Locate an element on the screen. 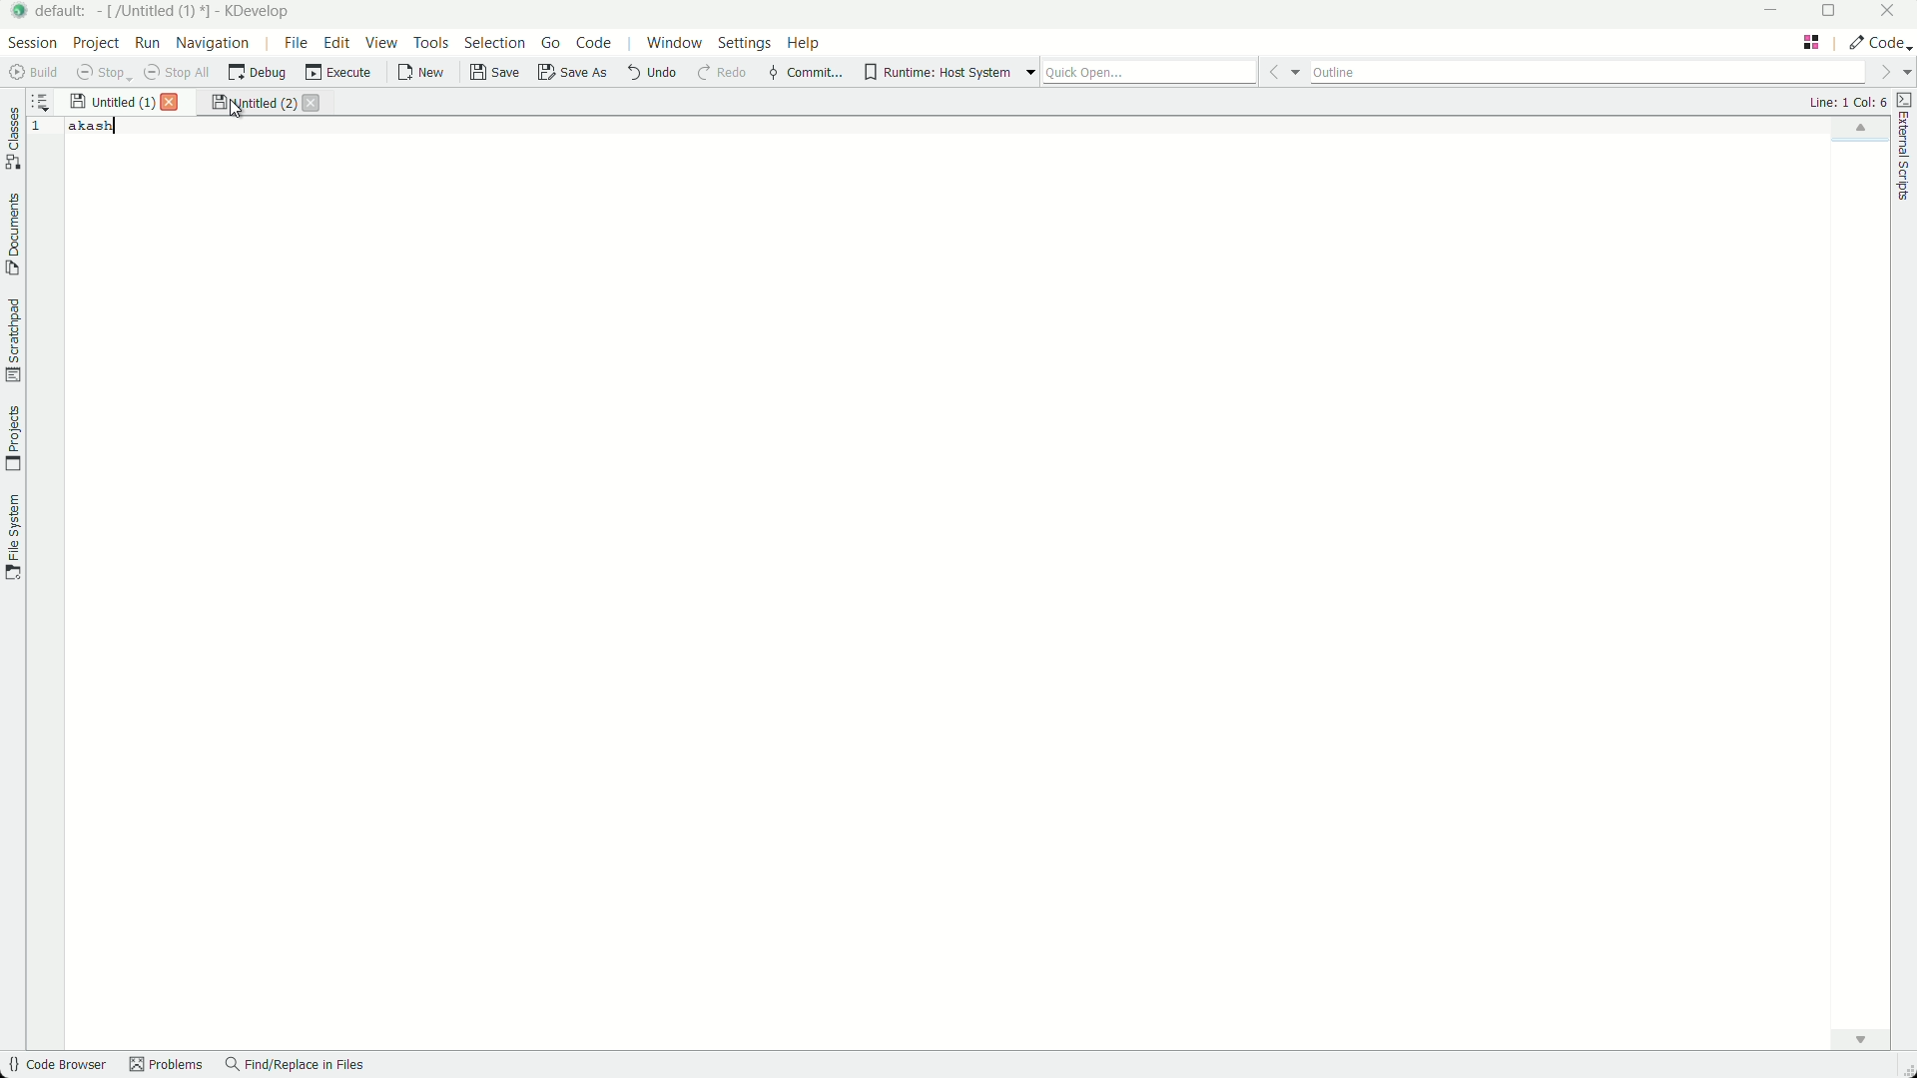 This screenshot has height=1078, width=1917. maximize or restore is located at coordinates (1837, 13).